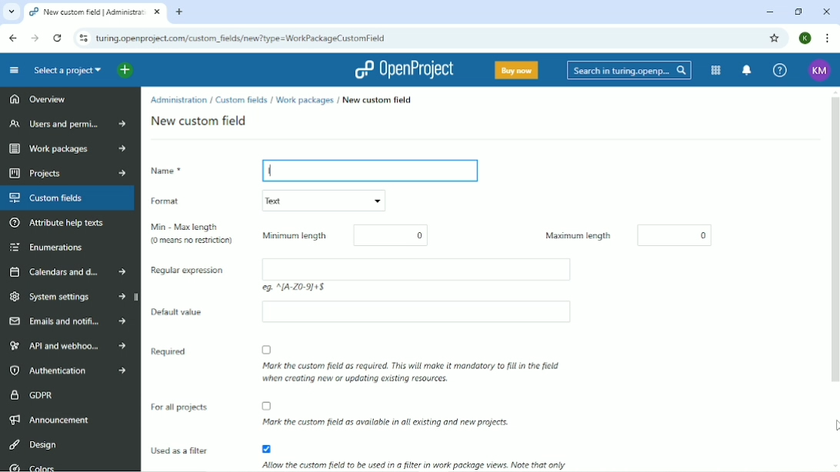 Image resolution: width=840 pixels, height=472 pixels. What do you see at coordinates (14, 70) in the screenshot?
I see `Collapse project menu` at bounding box center [14, 70].